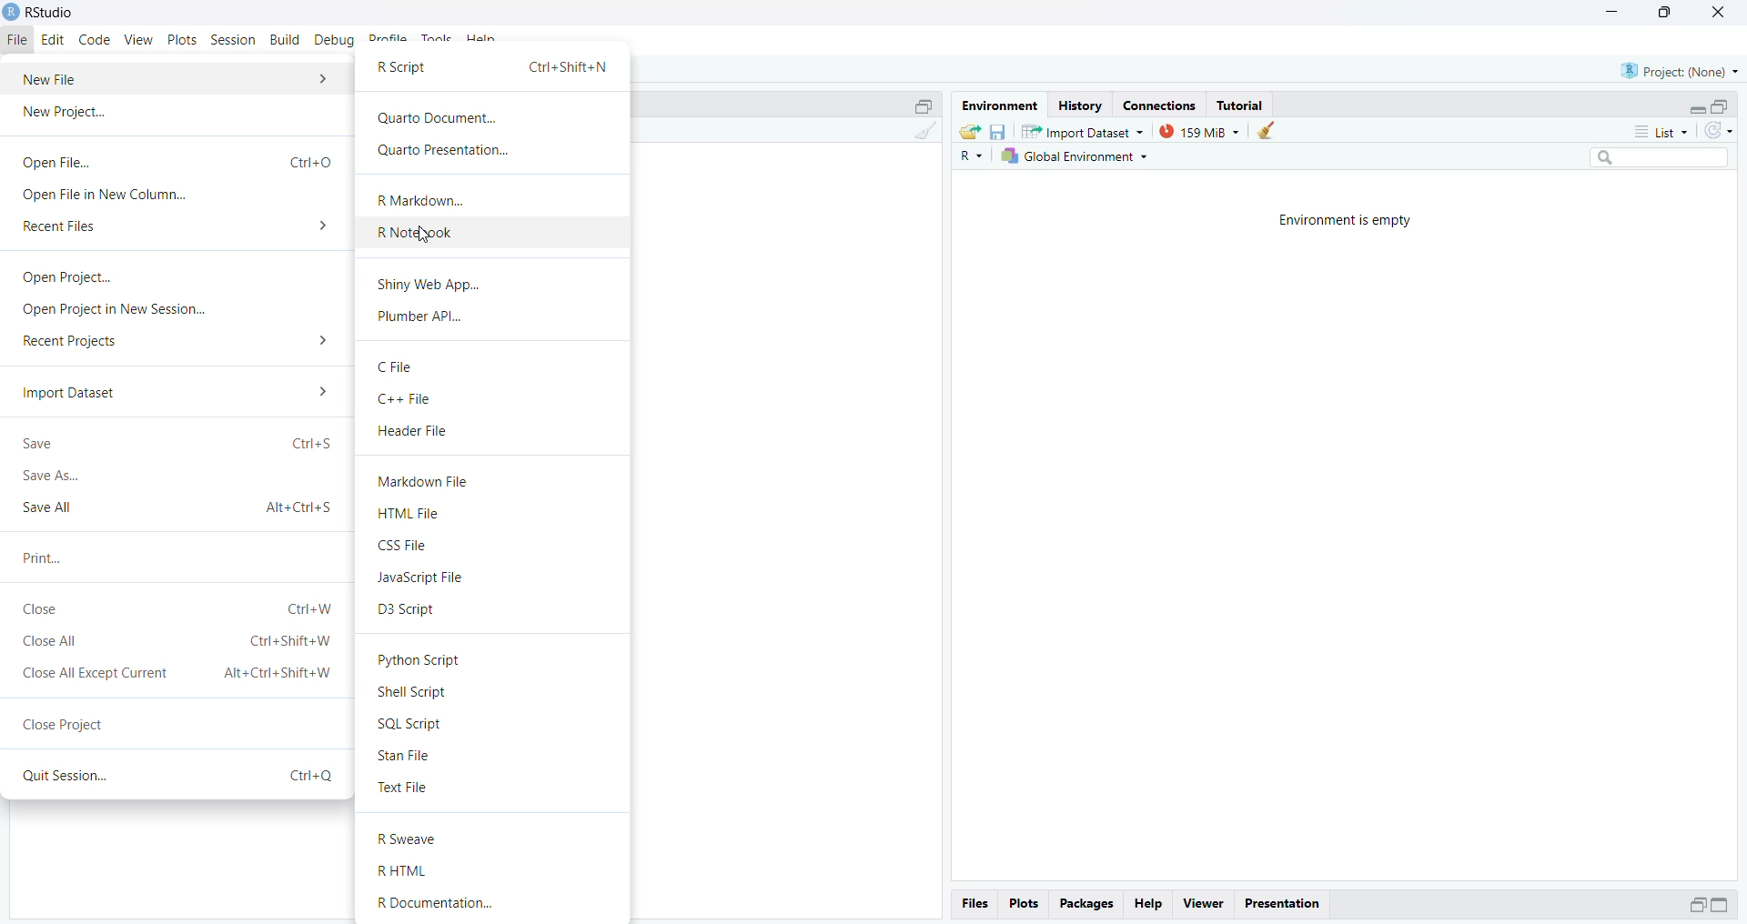  Describe the element at coordinates (424, 236) in the screenshot. I see `cursor` at that location.